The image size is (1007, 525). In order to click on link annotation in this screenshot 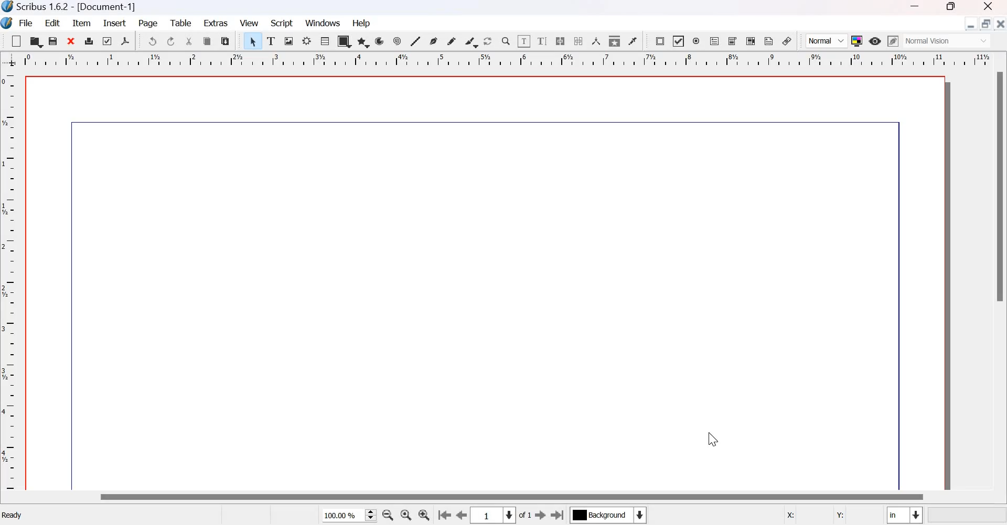, I will do `click(787, 41)`.